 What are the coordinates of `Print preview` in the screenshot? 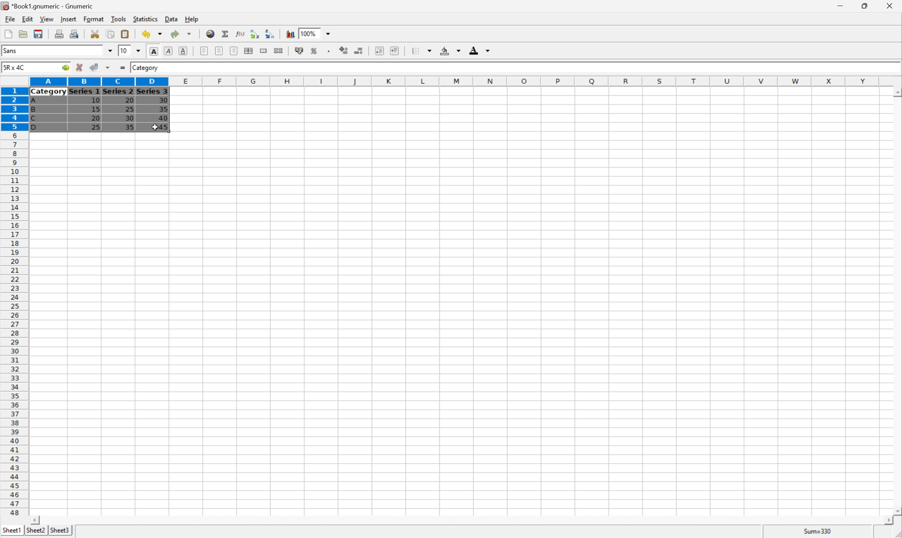 It's located at (75, 34).